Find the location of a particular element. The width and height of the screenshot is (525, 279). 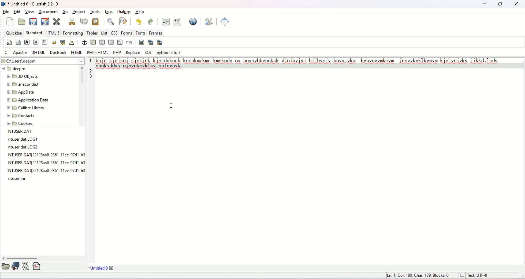

unindent is located at coordinates (166, 21).